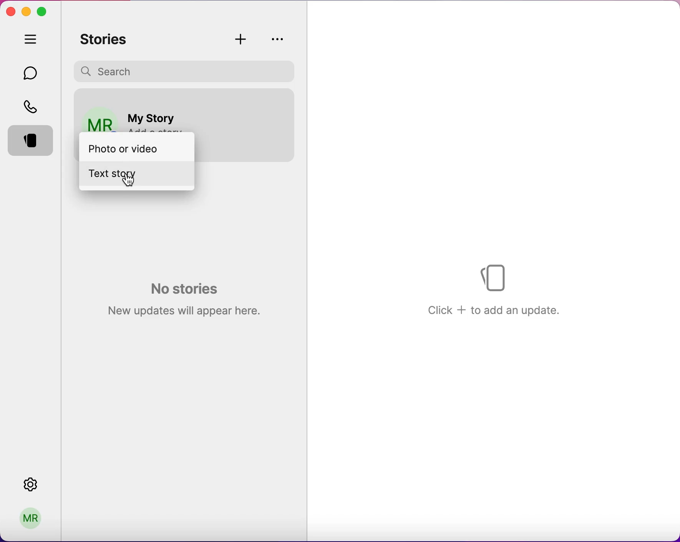 The image size is (680, 542). What do you see at coordinates (130, 183) in the screenshot?
I see `cursor` at bounding box center [130, 183].